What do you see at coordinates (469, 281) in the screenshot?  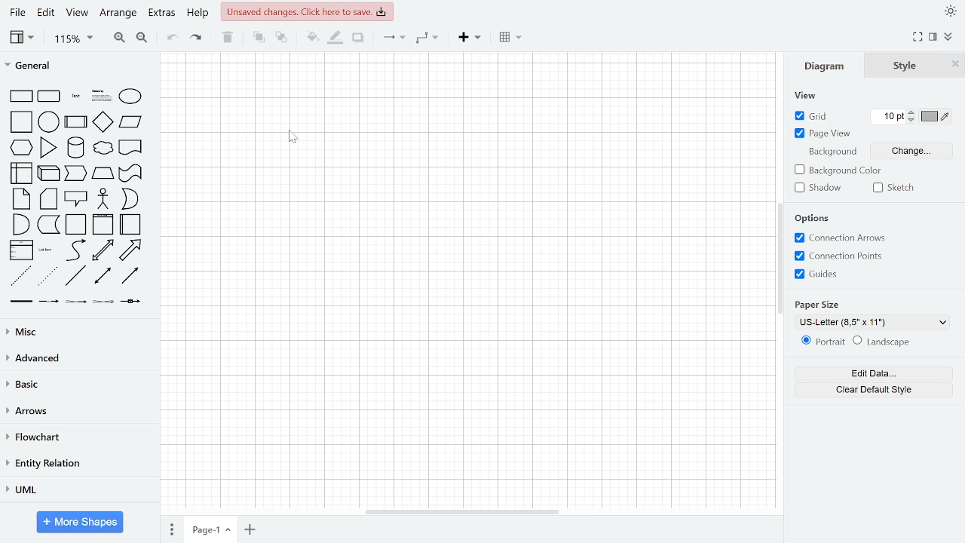 I see `grid visibility enabled in the canvas` at bounding box center [469, 281].